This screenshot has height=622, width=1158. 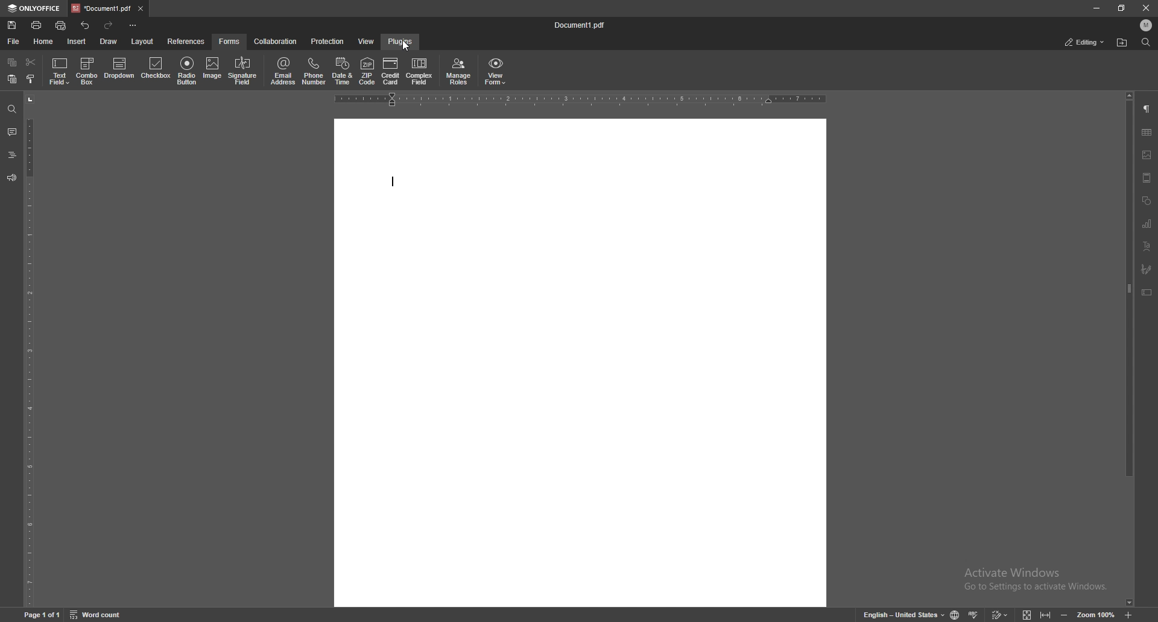 I want to click on quick print, so click(x=61, y=25).